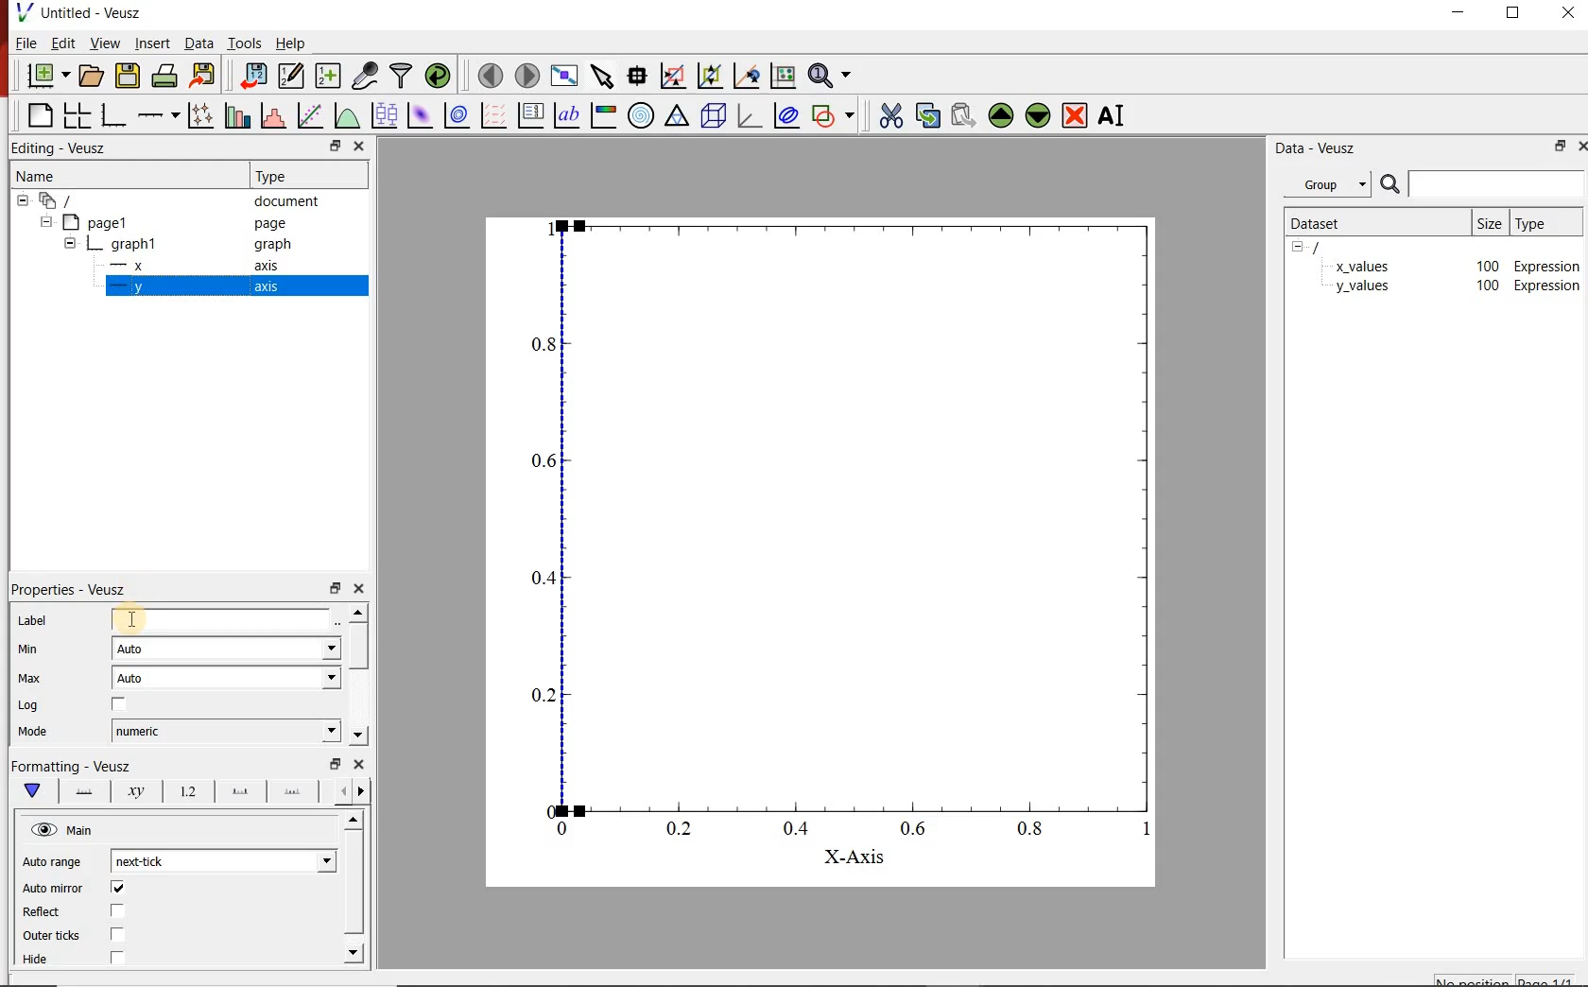 This screenshot has width=1588, height=987. What do you see at coordinates (344, 113) in the screenshot?
I see `plot a function` at bounding box center [344, 113].